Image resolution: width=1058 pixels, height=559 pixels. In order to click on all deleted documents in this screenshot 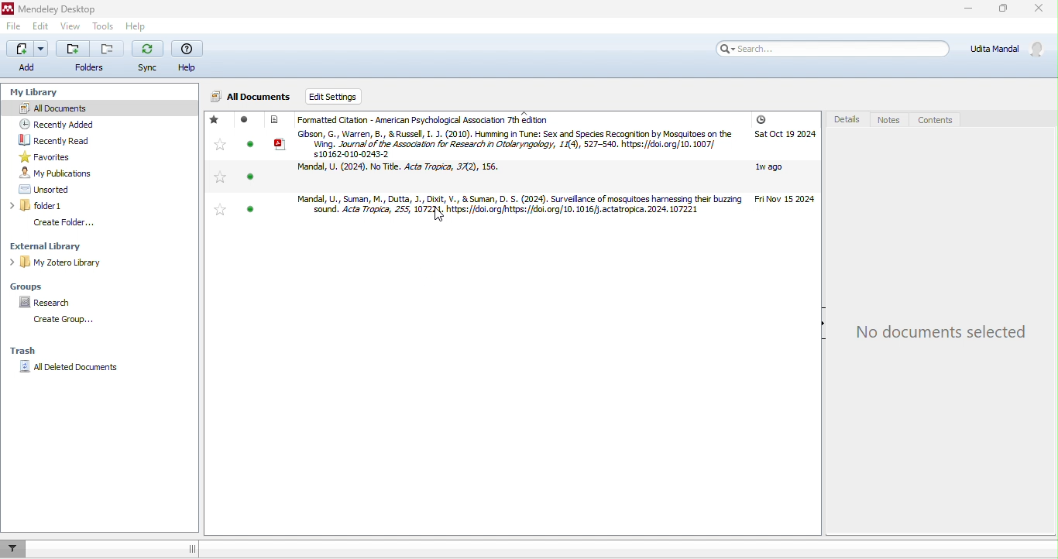, I will do `click(77, 369)`.